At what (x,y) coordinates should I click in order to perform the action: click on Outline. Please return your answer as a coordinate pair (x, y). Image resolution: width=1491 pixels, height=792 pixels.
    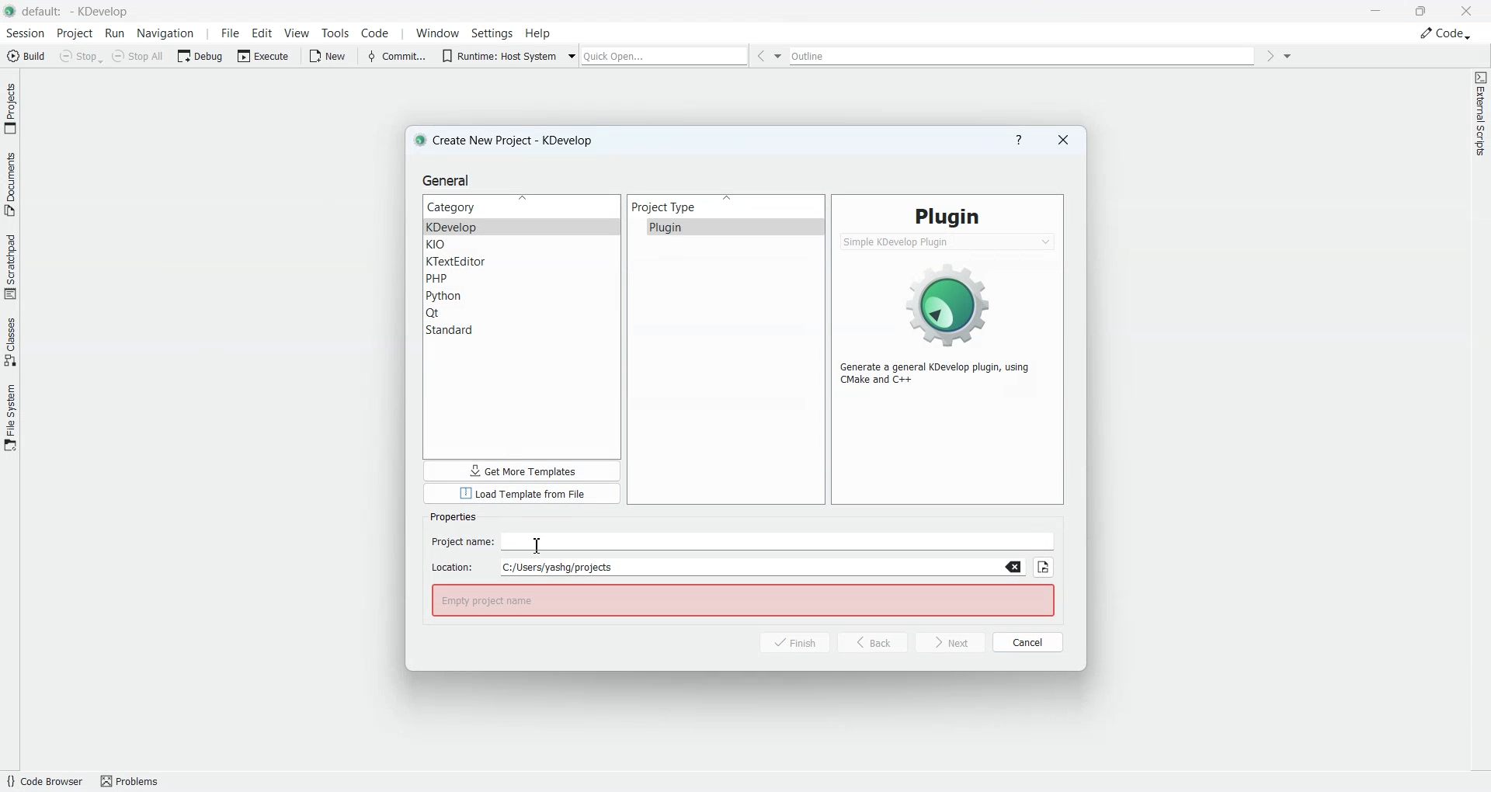
    Looking at the image, I should click on (1025, 56).